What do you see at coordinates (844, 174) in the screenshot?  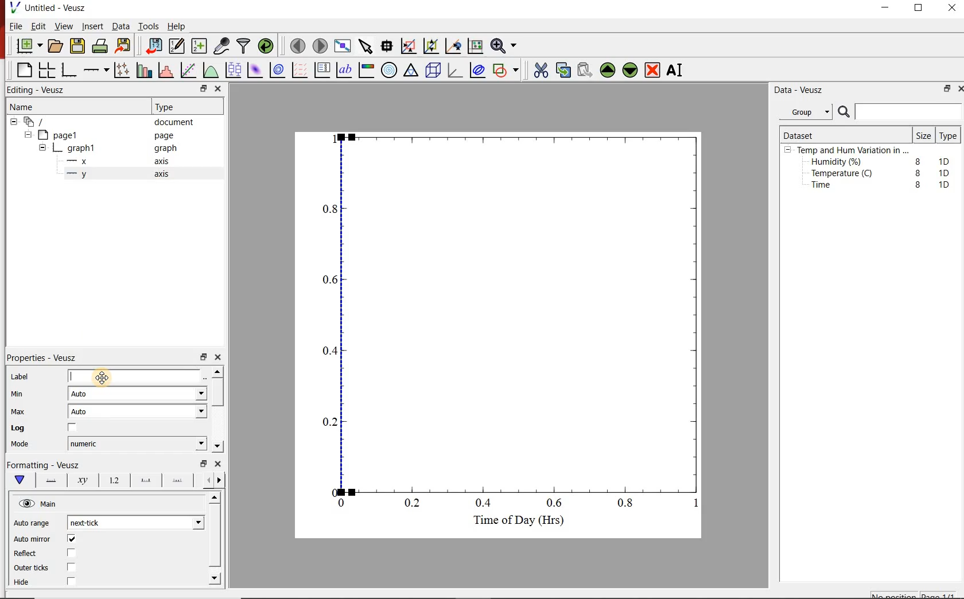 I see `Temperature (C)` at bounding box center [844, 174].